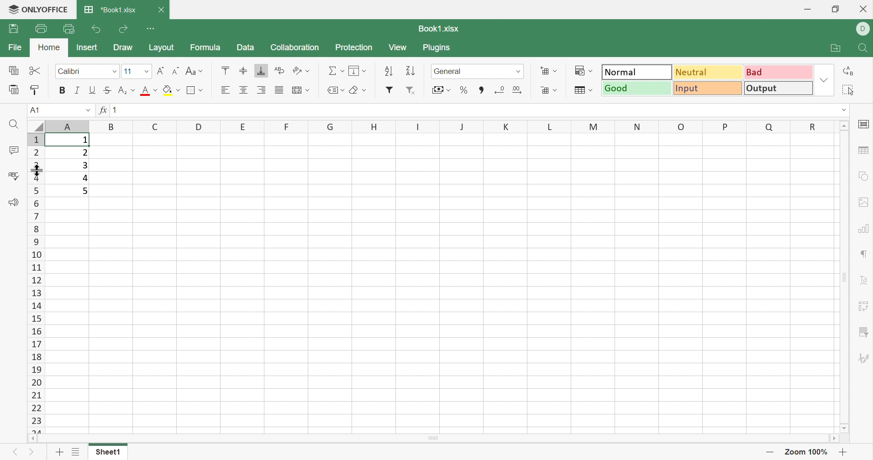  What do you see at coordinates (464, 90) in the screenshot?
I see `Percentage style` at bounding box center [464, 90].